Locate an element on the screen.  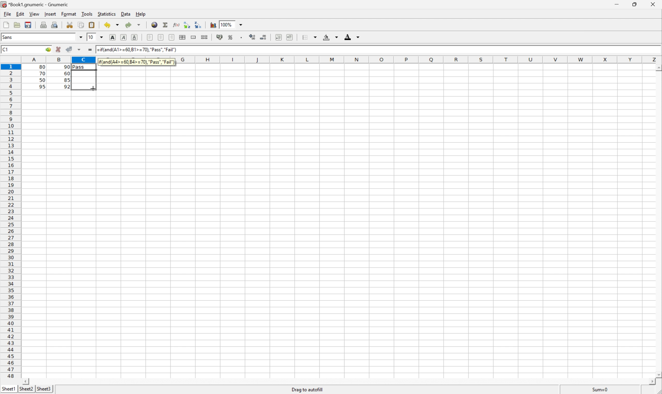
Underline is located at coordinates (135, 37).